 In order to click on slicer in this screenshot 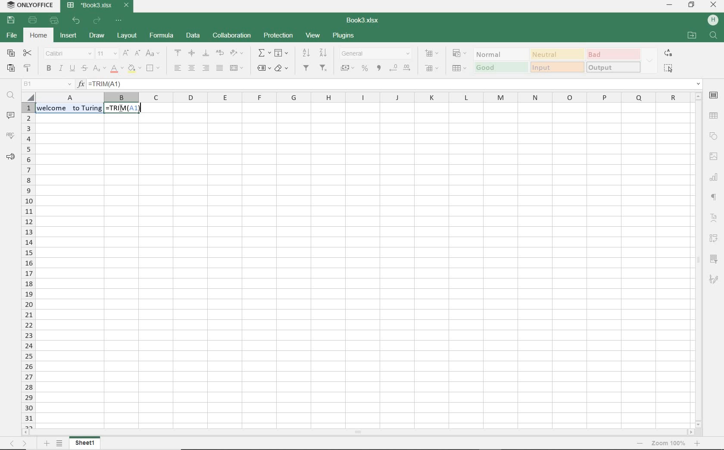, I will do `click(714, 258)`.